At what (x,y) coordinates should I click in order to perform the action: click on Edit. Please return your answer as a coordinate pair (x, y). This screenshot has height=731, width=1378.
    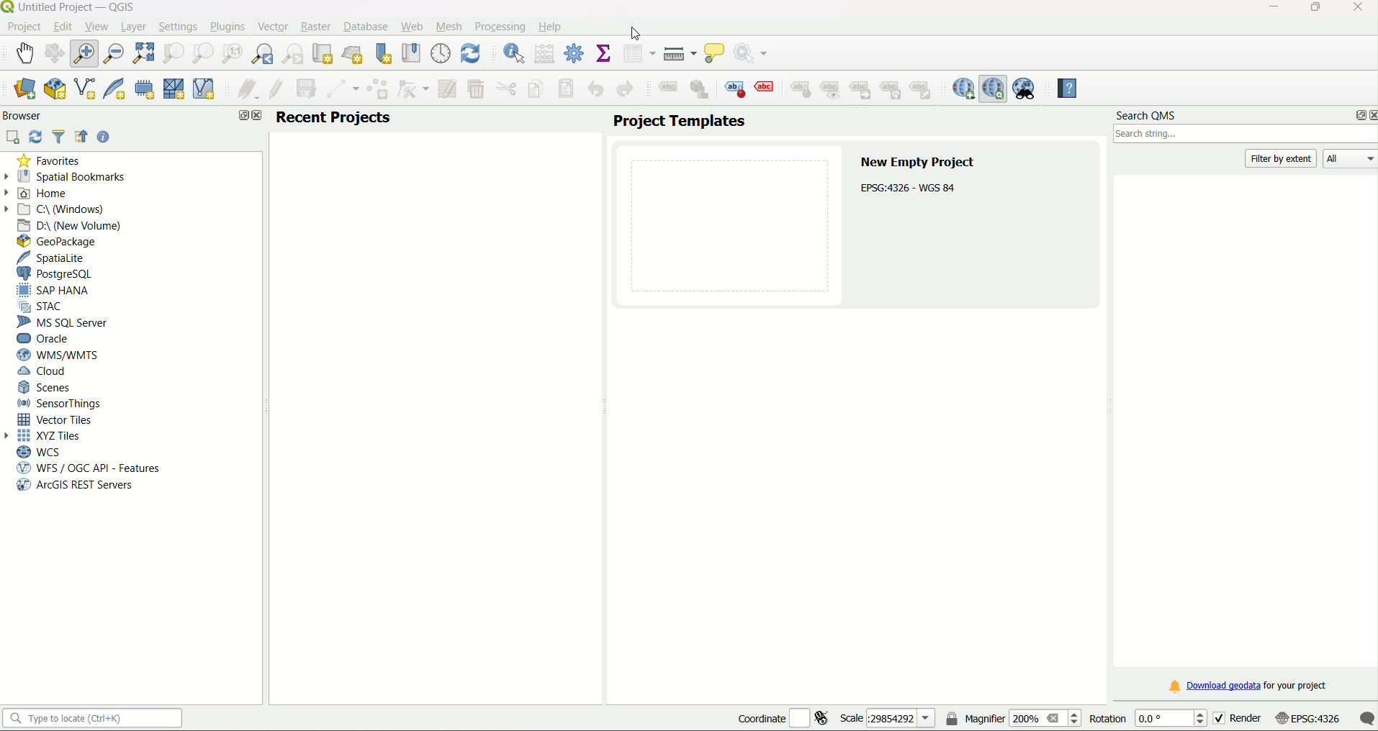
    Looking at the image, I should click on (62, 27).